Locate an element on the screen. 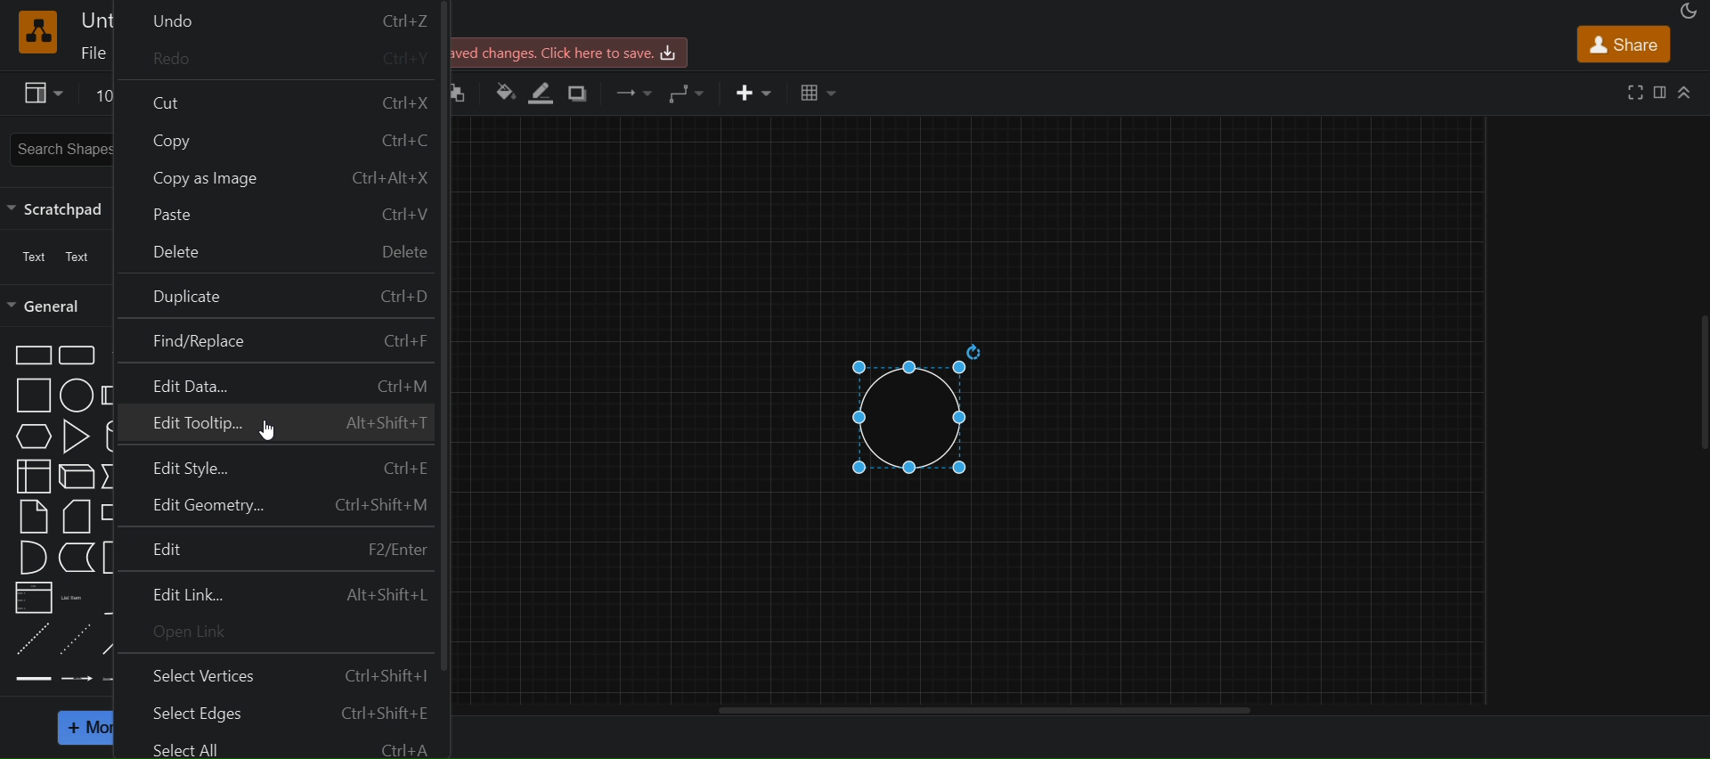  cursor is located at coordinates (268, 431).